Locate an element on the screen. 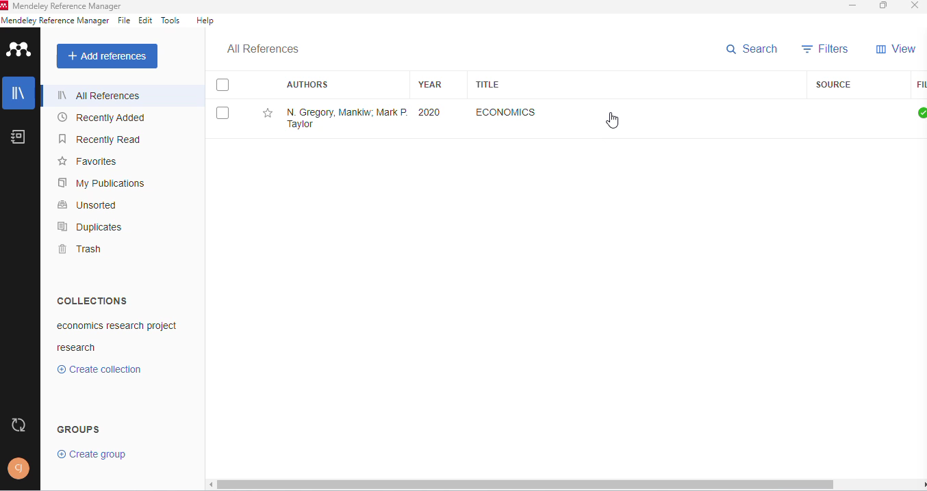  all references is located at coordinates (100, 95).